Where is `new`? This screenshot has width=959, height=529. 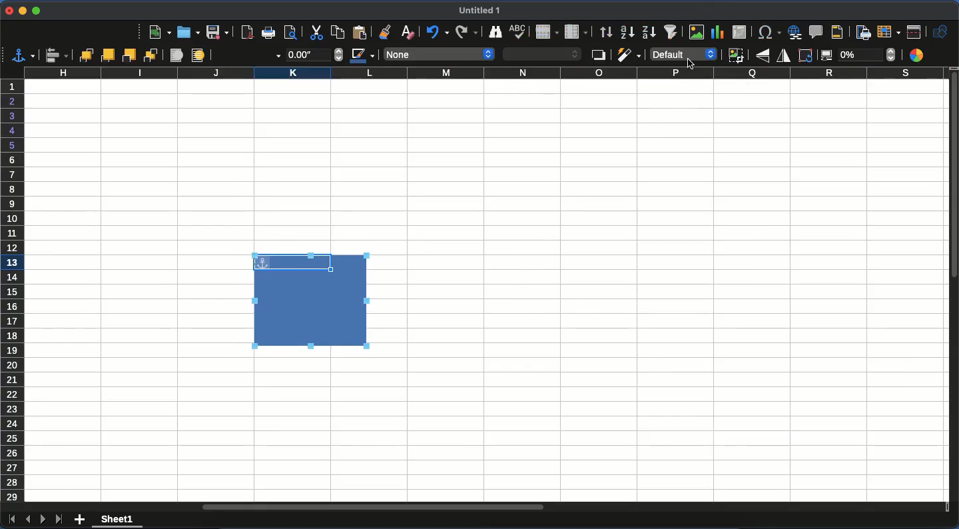
new is located at coordinates (159, 33).